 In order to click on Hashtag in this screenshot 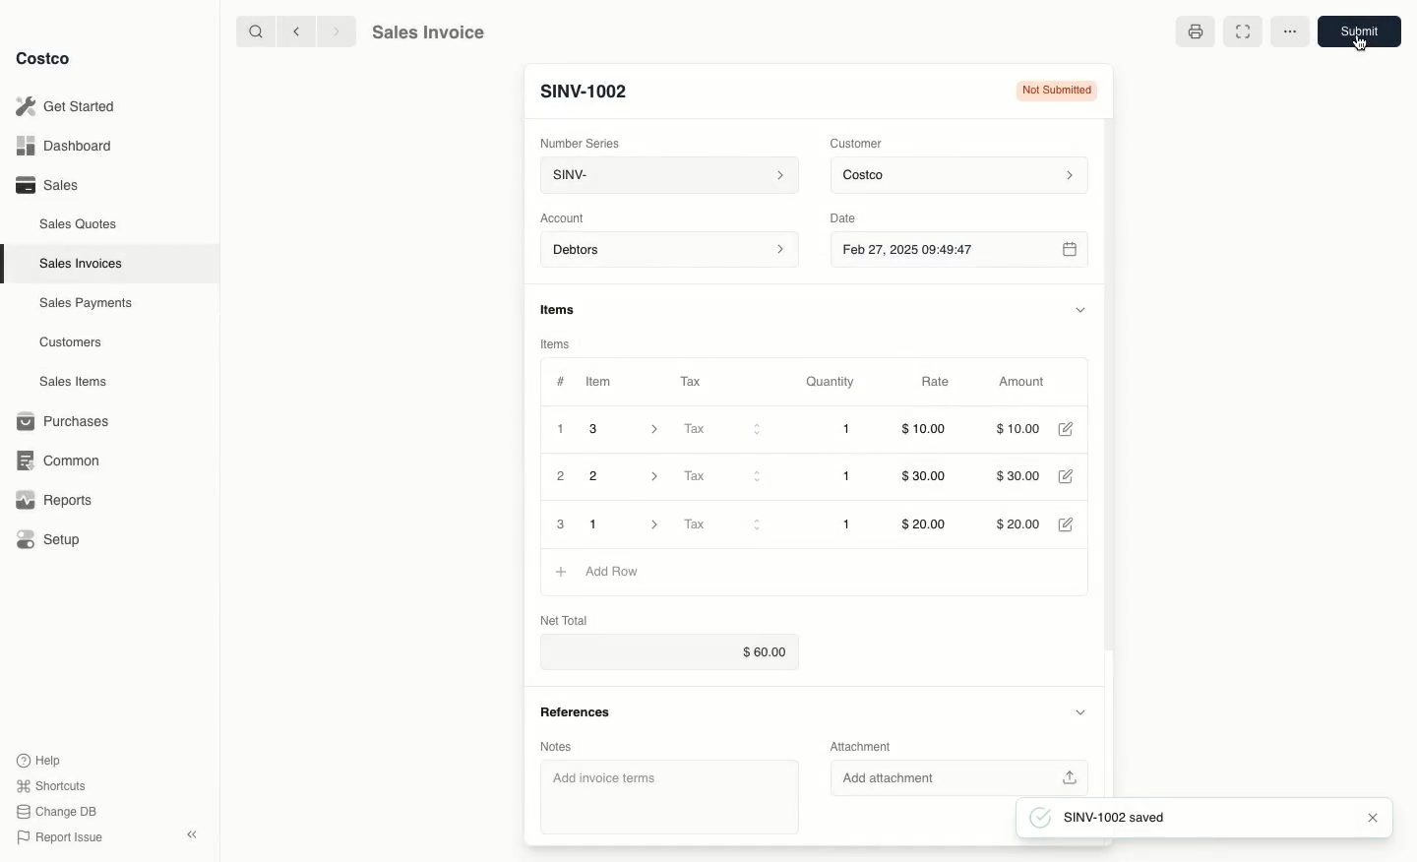, I will do `click(560, 382)`.